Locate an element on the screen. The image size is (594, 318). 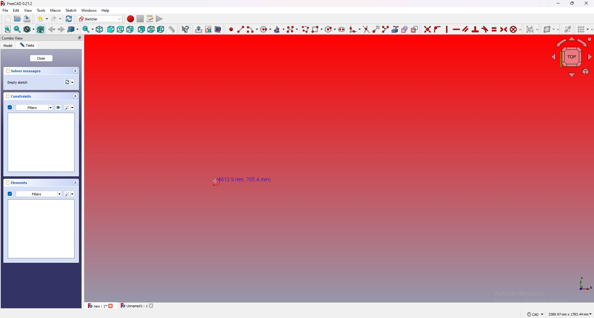
synced view is located at coordinates (88, 29).